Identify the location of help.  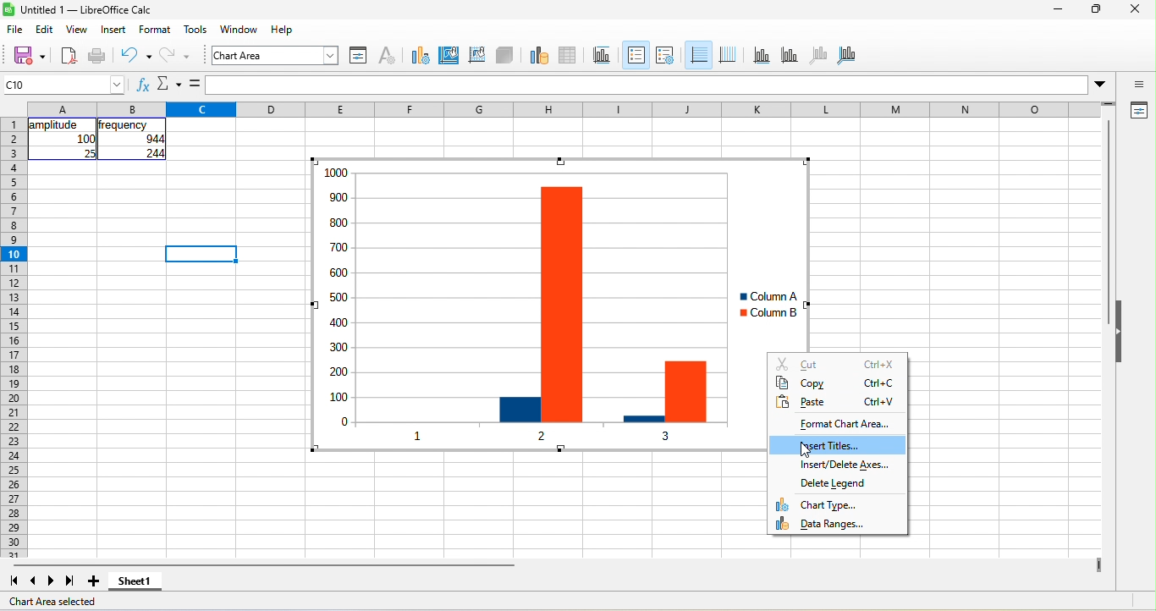
(283, 29).